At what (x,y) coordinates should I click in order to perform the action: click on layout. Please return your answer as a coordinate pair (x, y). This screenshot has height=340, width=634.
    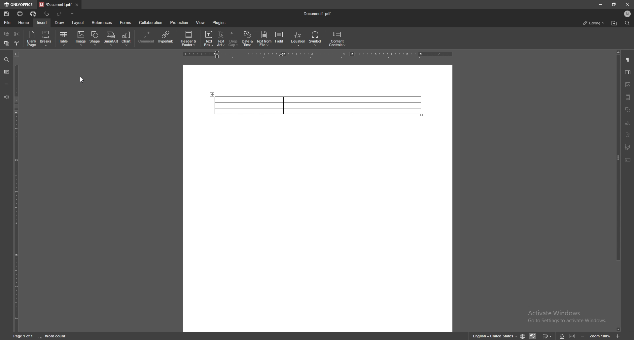
    Looking at the image, I should click on (78, 23).